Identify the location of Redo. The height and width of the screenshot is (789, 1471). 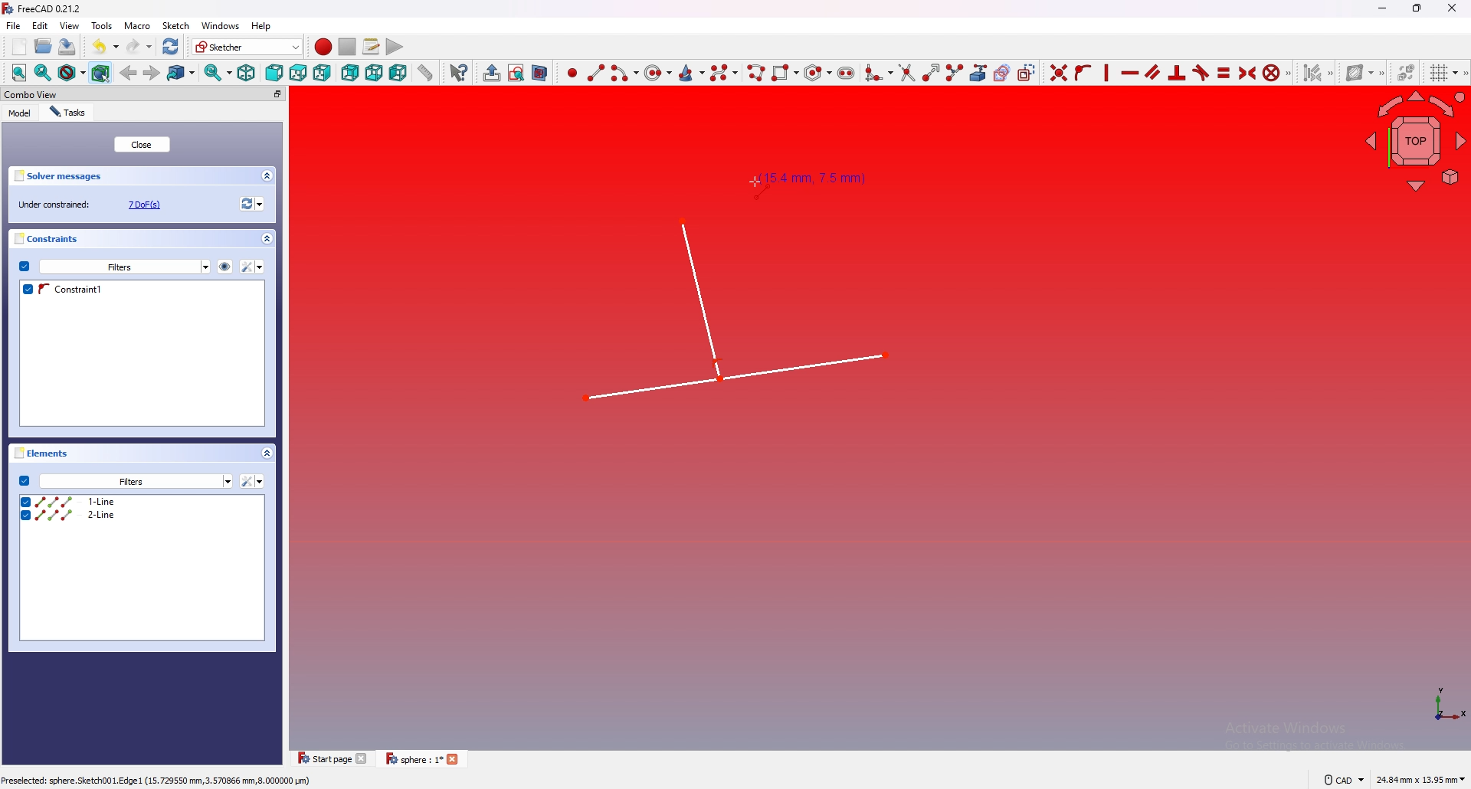
(138, 45).